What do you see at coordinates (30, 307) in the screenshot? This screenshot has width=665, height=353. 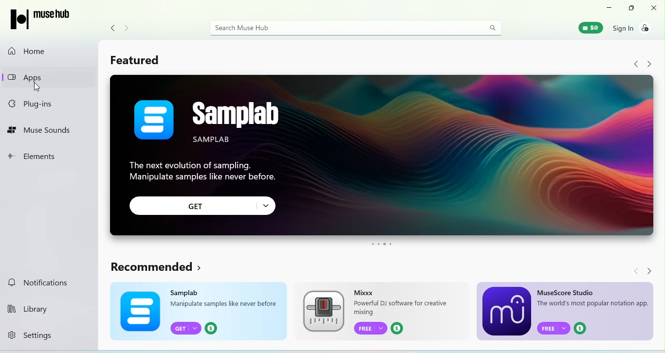 I see `Library` at bounding box center [30, 307].